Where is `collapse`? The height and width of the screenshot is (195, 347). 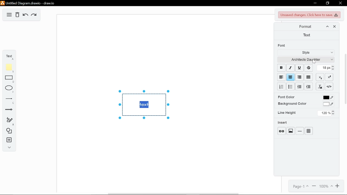
collapse is located at coordinates (327, 27).